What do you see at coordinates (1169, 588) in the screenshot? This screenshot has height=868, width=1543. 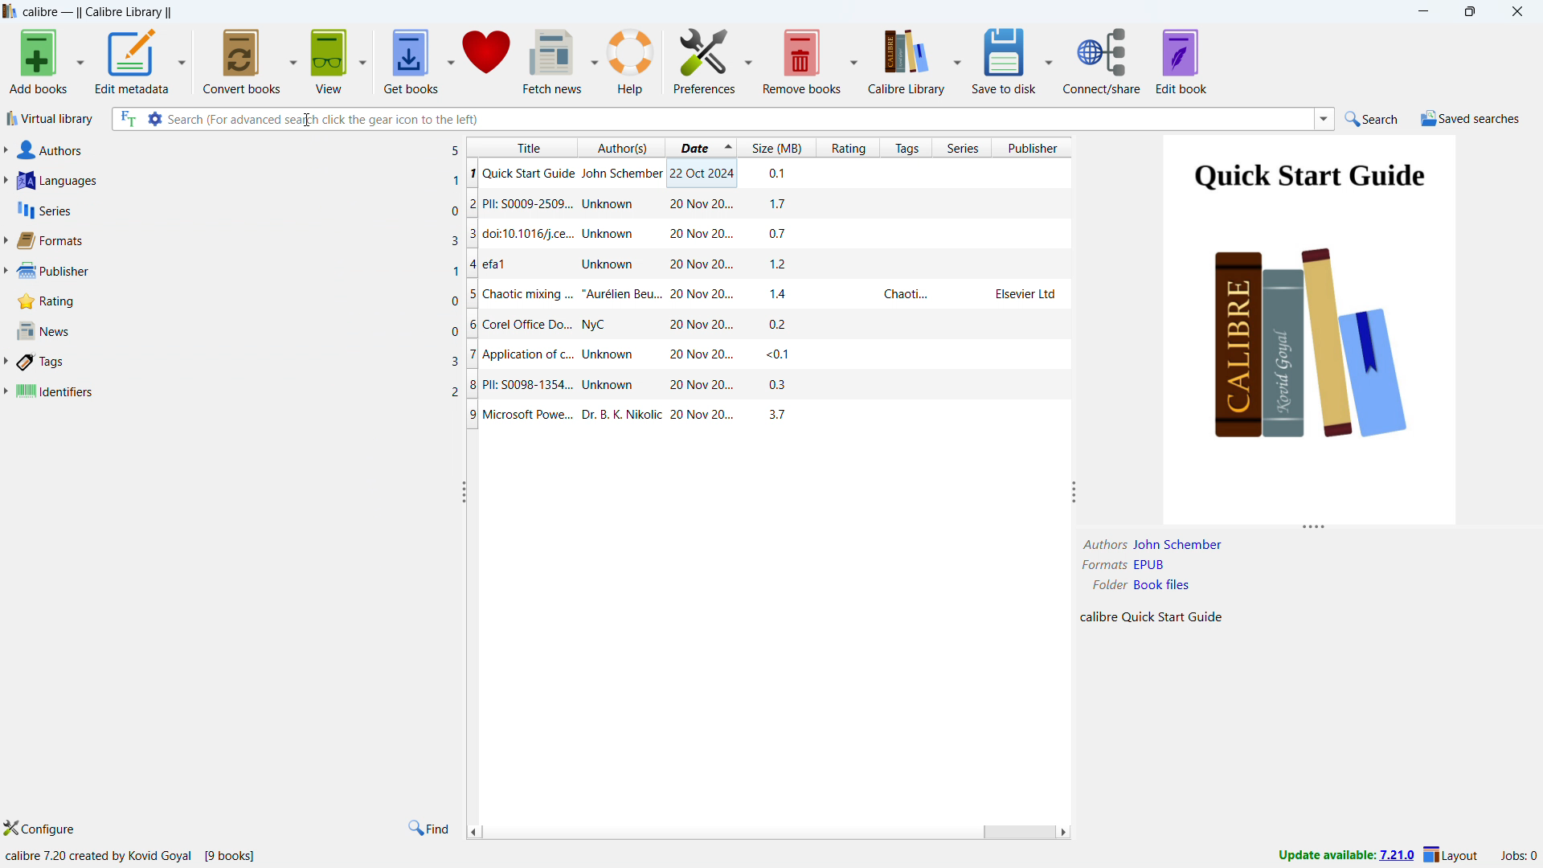 I see `Book FIles` at bounding box center [1169, 588].